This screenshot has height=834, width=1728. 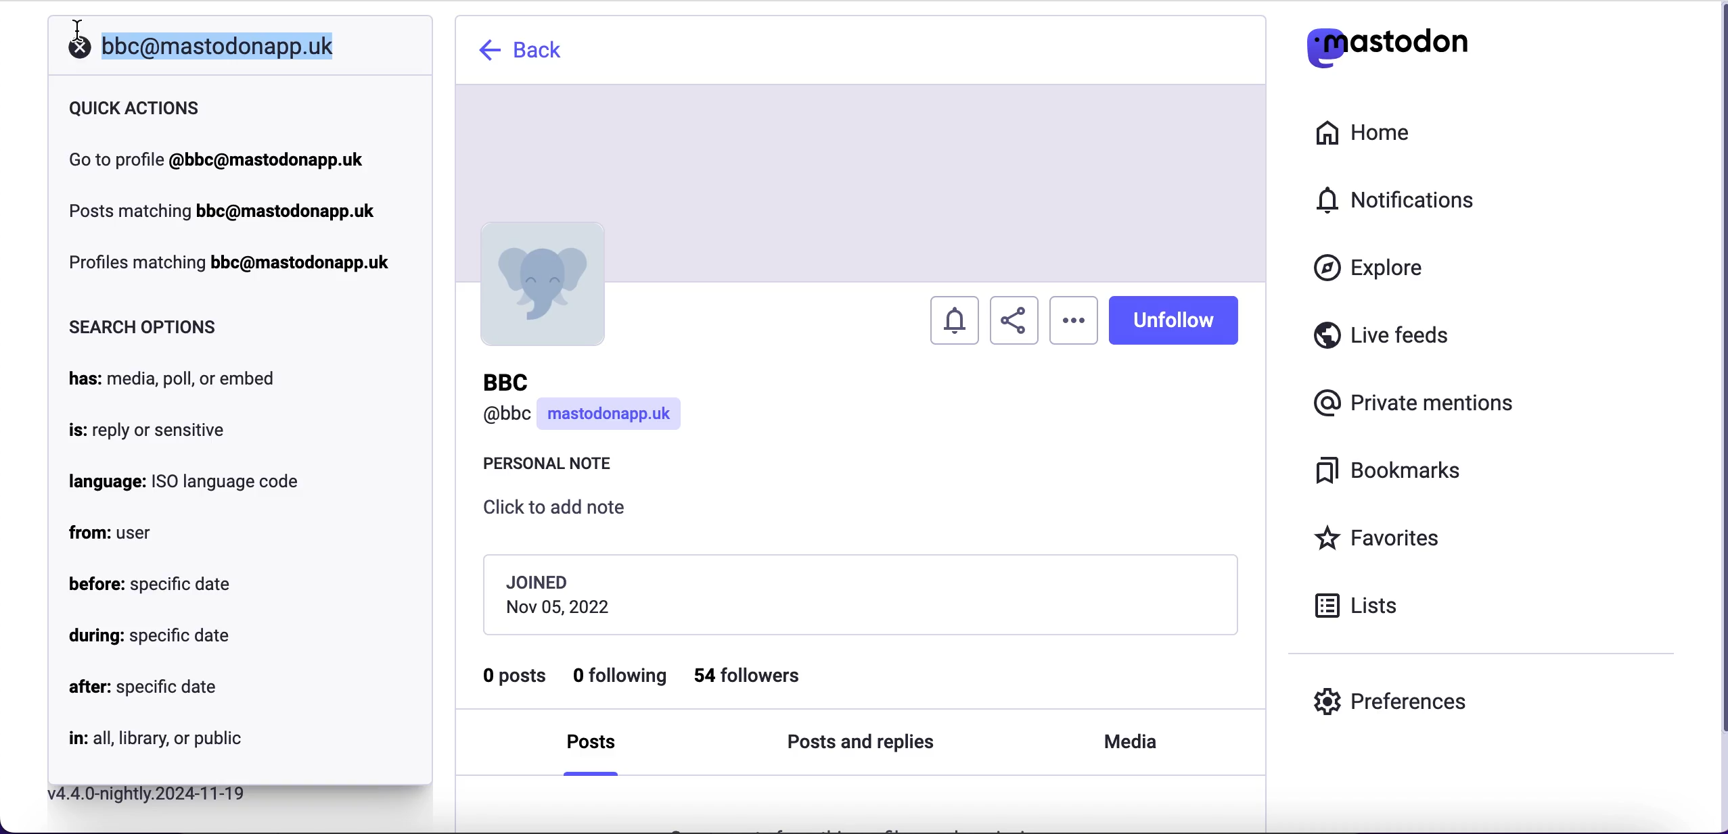 What do you see at coordinates (1719, 416) in the screenshot?
I see `scroll bar` at bounding box center [1719, 416].